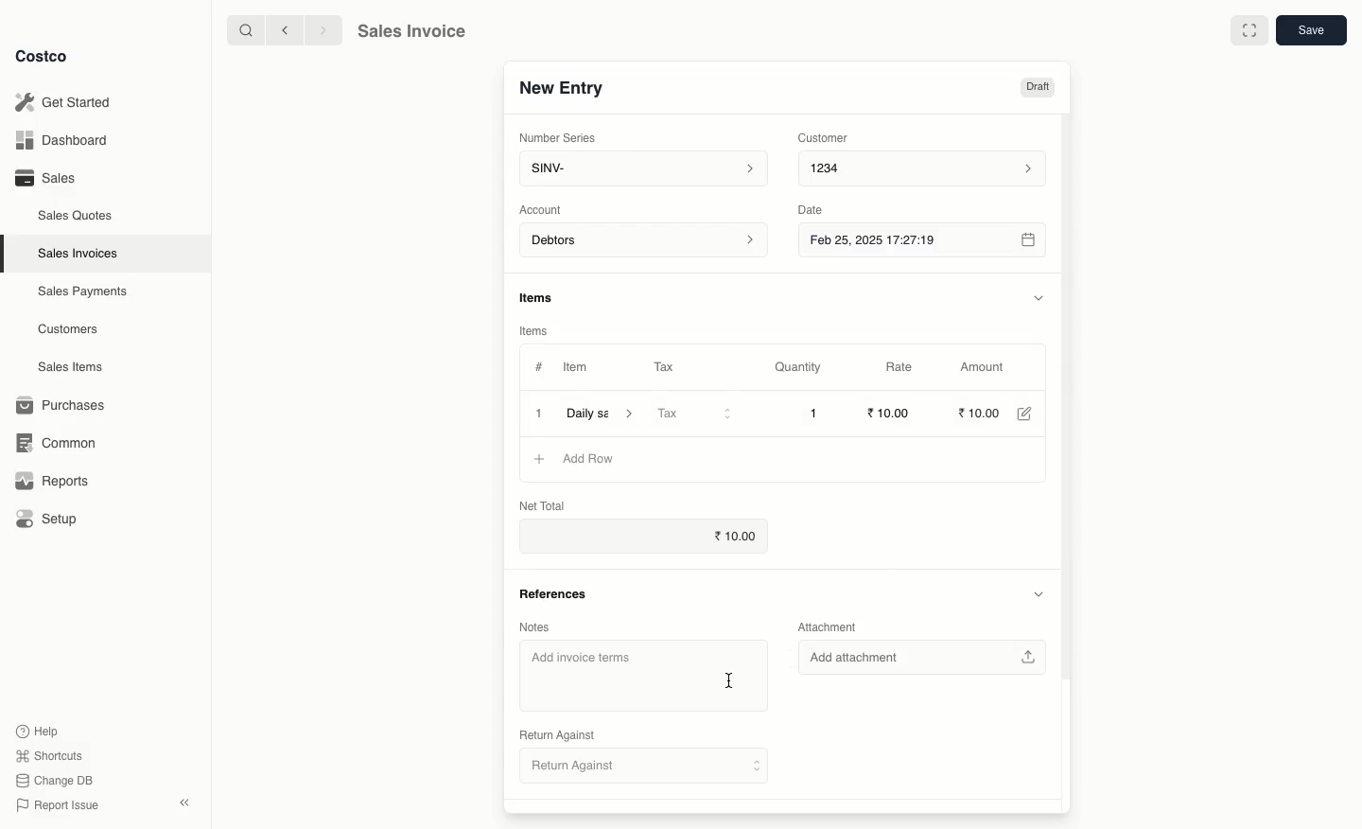 This screenshot has width=1362, height=829. Describe the element at coordinates (570, 87) in the screenshot. I see `SINV-1001` at that location.